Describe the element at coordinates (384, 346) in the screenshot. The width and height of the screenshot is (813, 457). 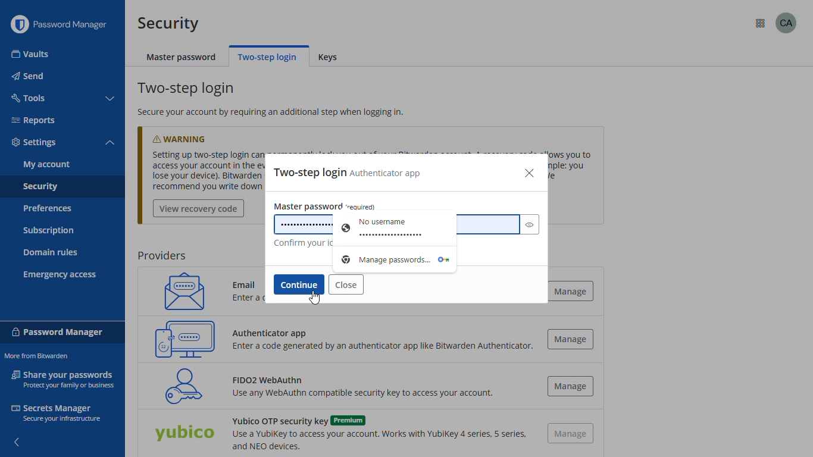
I see `Enter a code generated by an authenticator app like Bitwarden Authenticator.` at that location.